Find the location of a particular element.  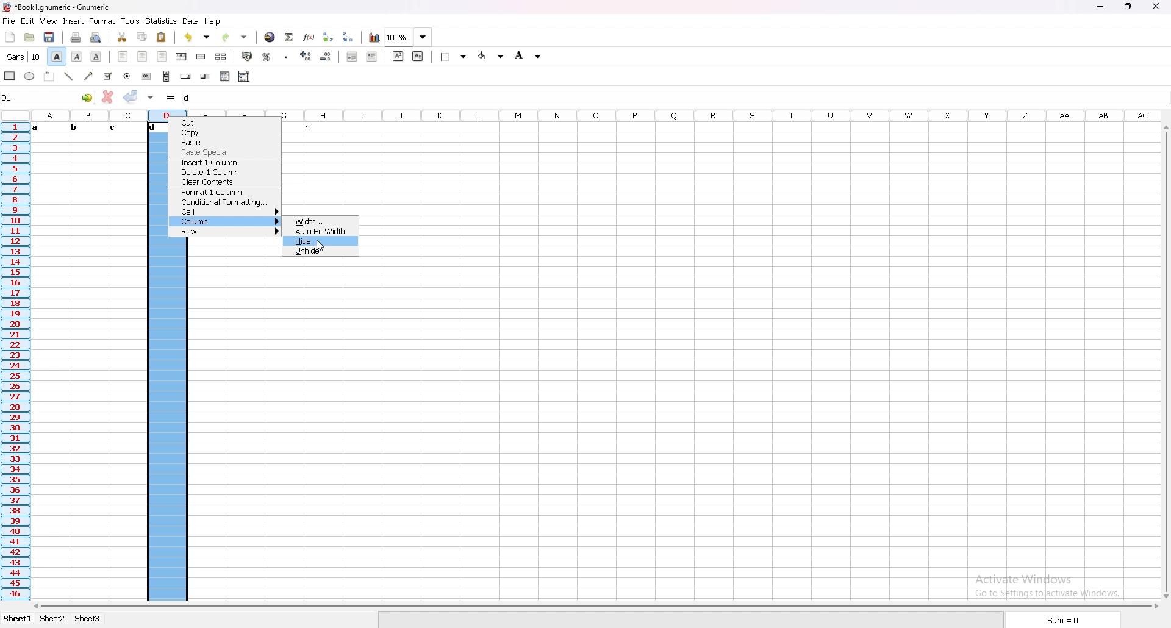

increase decimal is located at coordinates (307, 56).